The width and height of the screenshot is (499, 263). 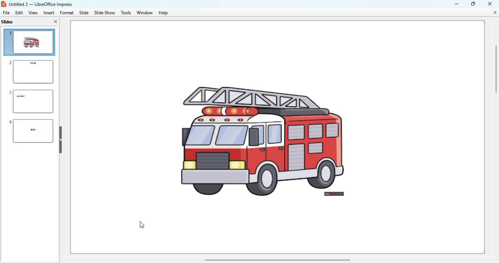 What do you see at coordinates (473, 3) in the screenshot?
I see `maximize` at bounding box center [473, 3].